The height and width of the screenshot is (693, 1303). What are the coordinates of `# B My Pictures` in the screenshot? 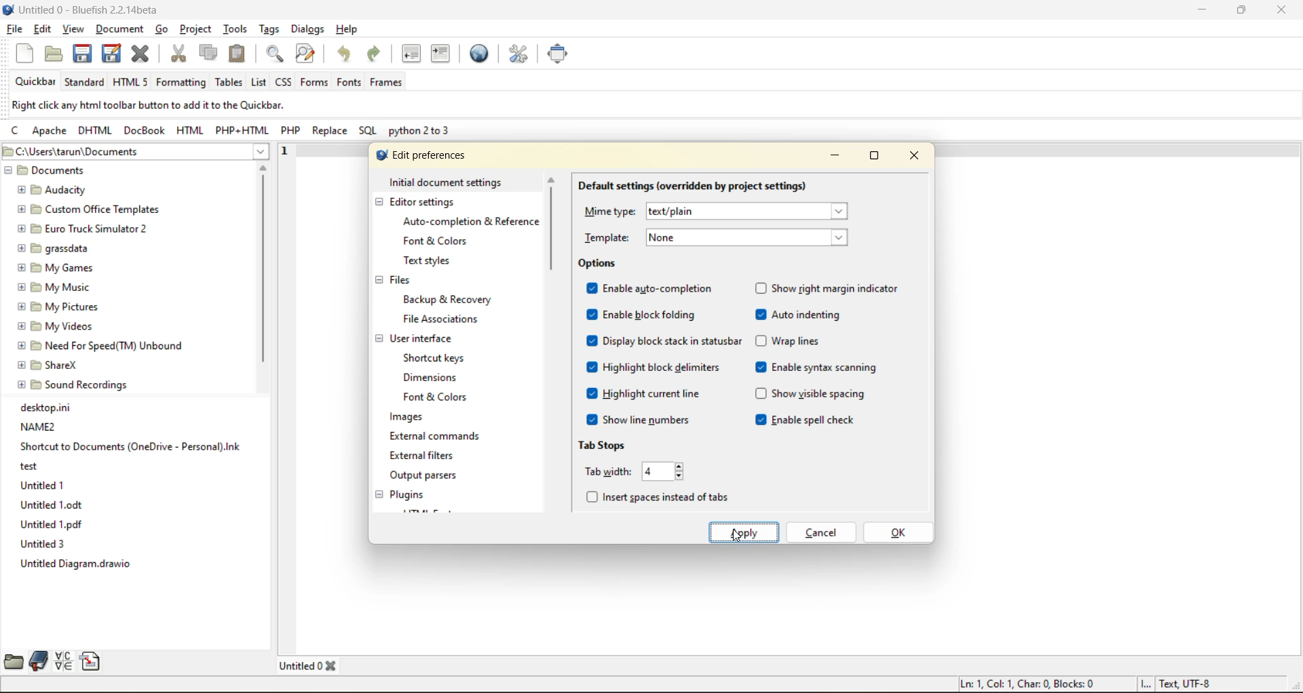 It's located at (59, 306).